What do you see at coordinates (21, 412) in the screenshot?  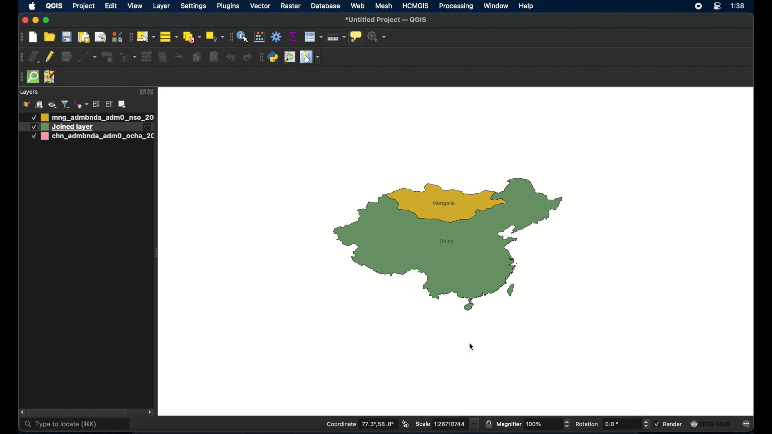 I see `scroll left arrow` at bounding box center [21, 412].